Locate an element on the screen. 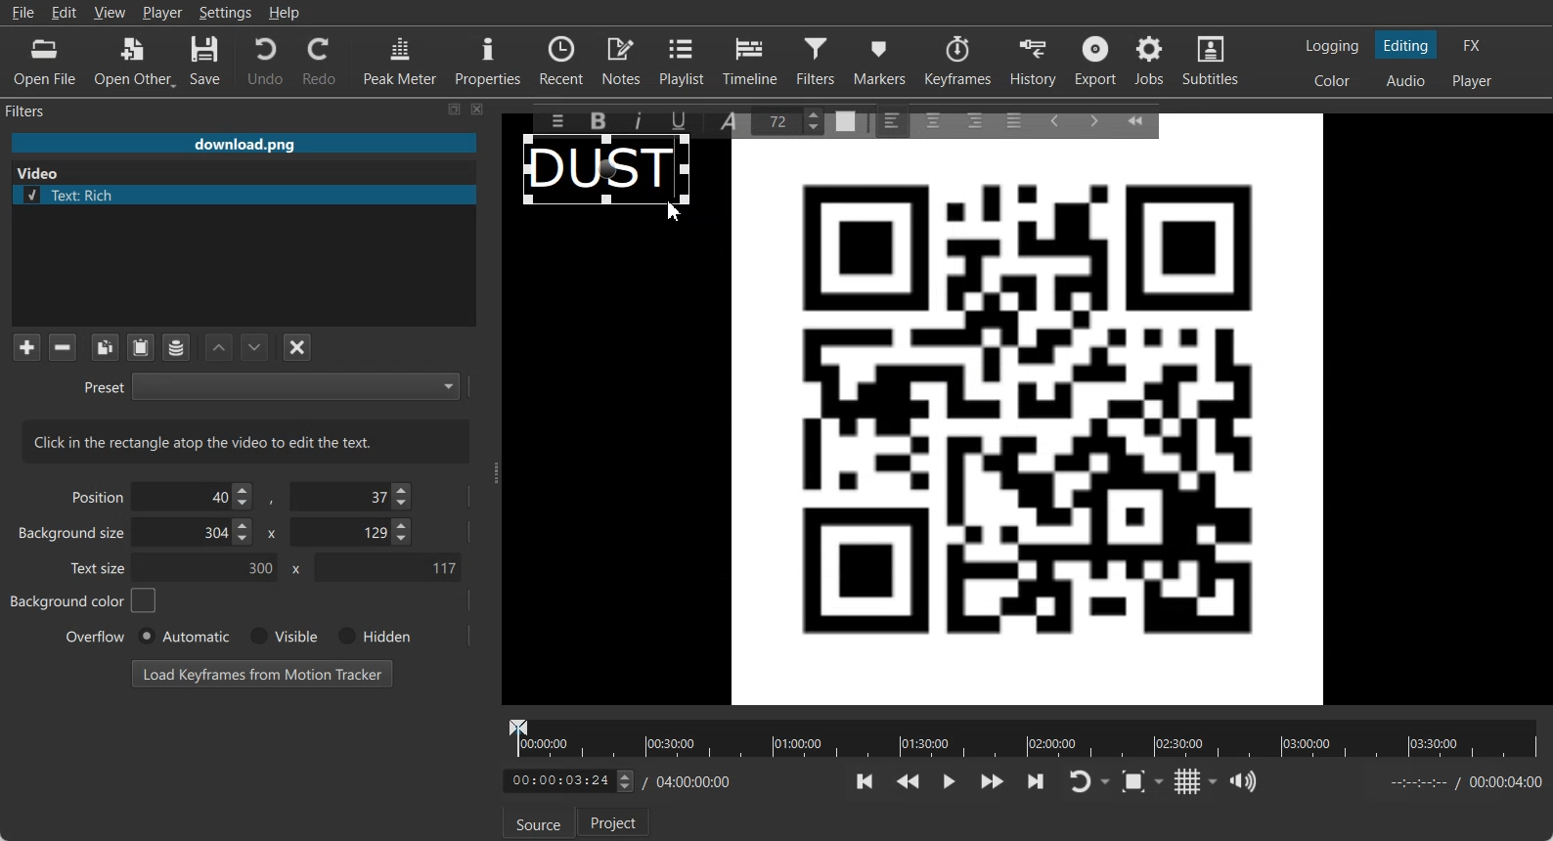 This screenshot has width=1553, height=841. Italic is located at coordinates (642, 118).